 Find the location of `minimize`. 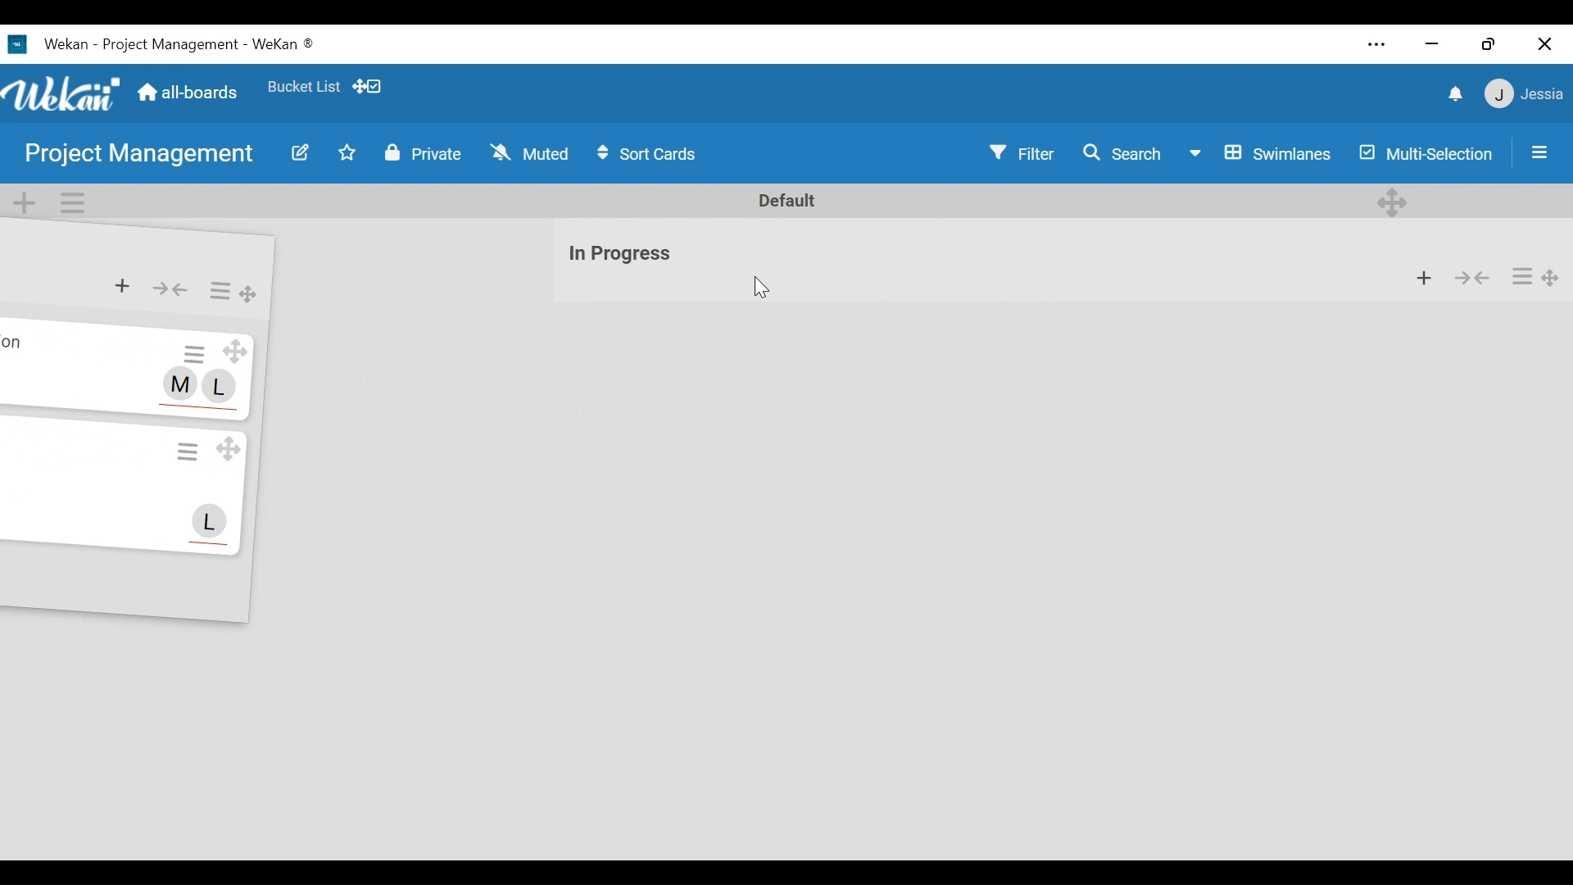

minimize is located at coordinates (1430, 45).